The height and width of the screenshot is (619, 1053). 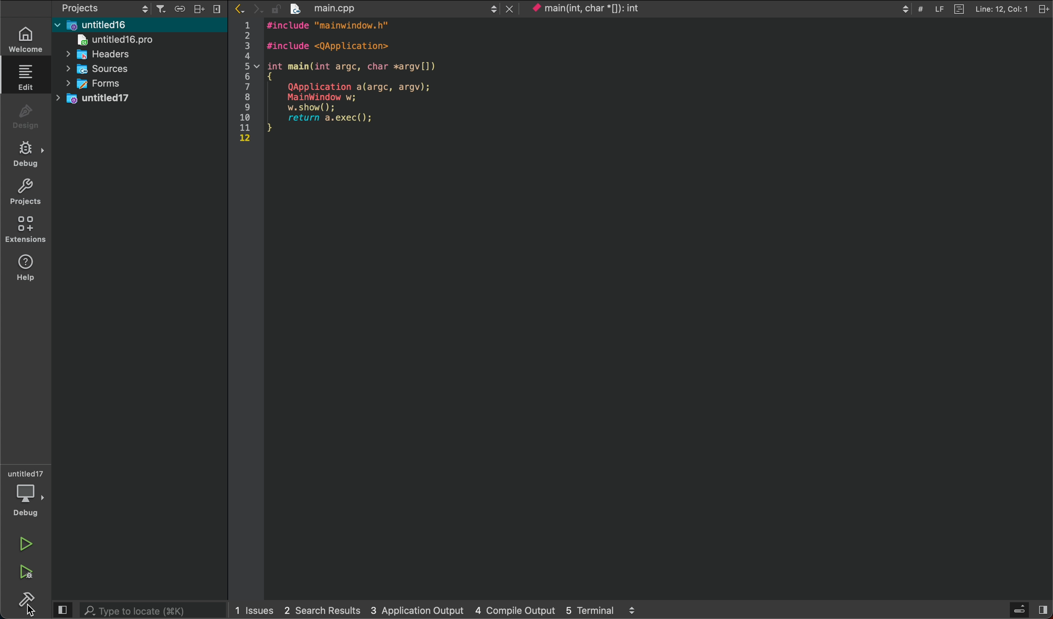 I want to click on close sidebar, so click(x=220, y=10).